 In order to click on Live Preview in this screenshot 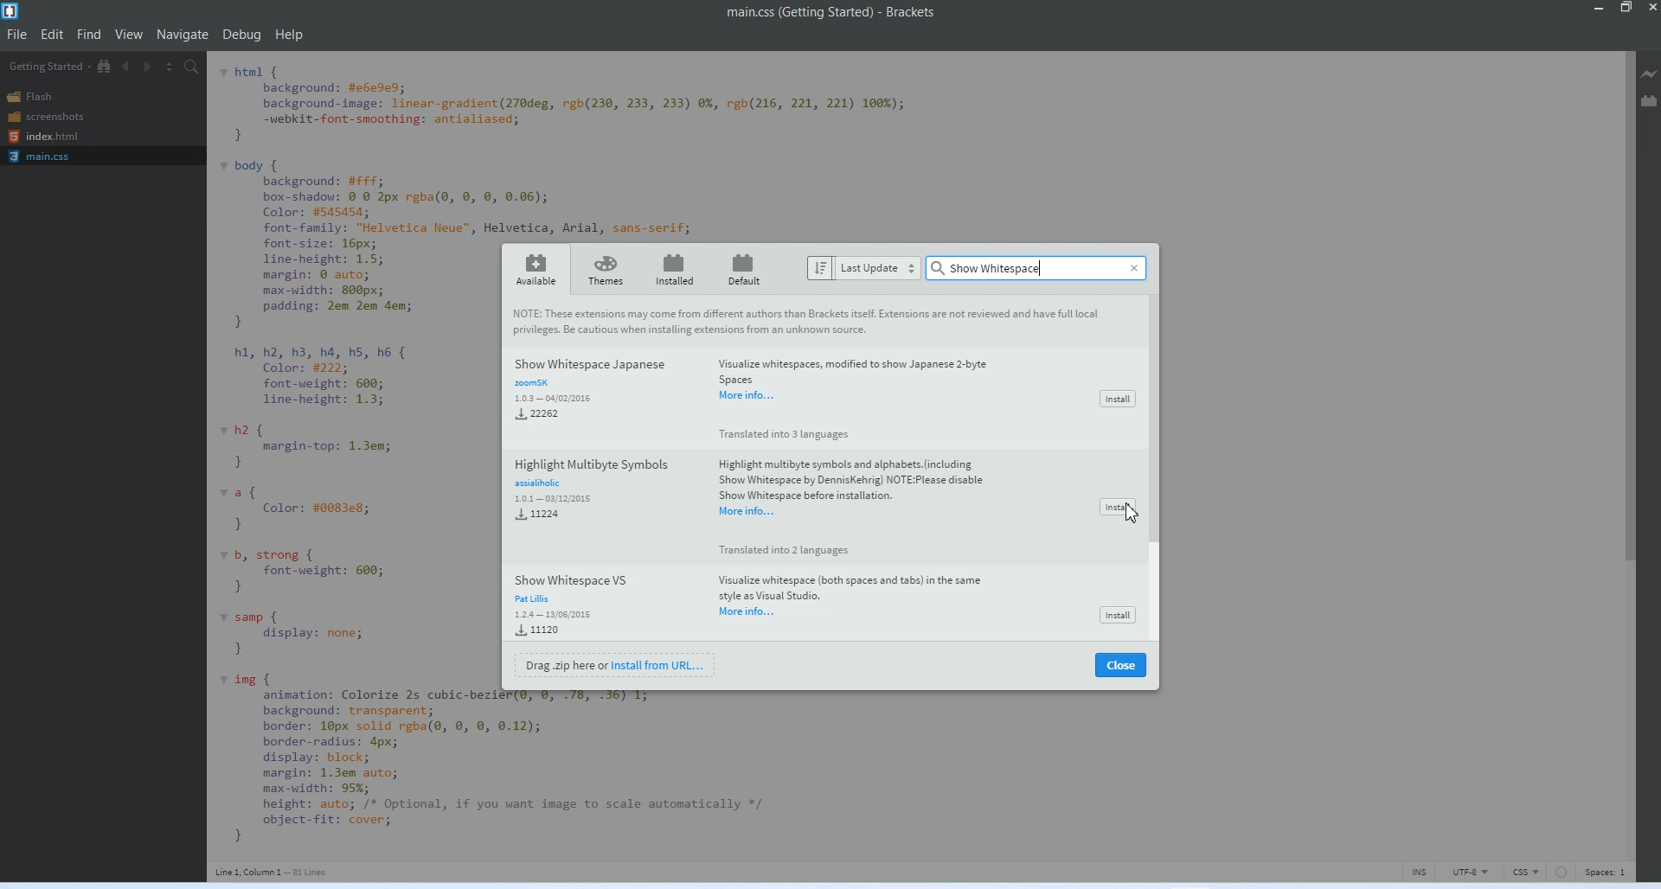, I will do `click(1650, 74)`.